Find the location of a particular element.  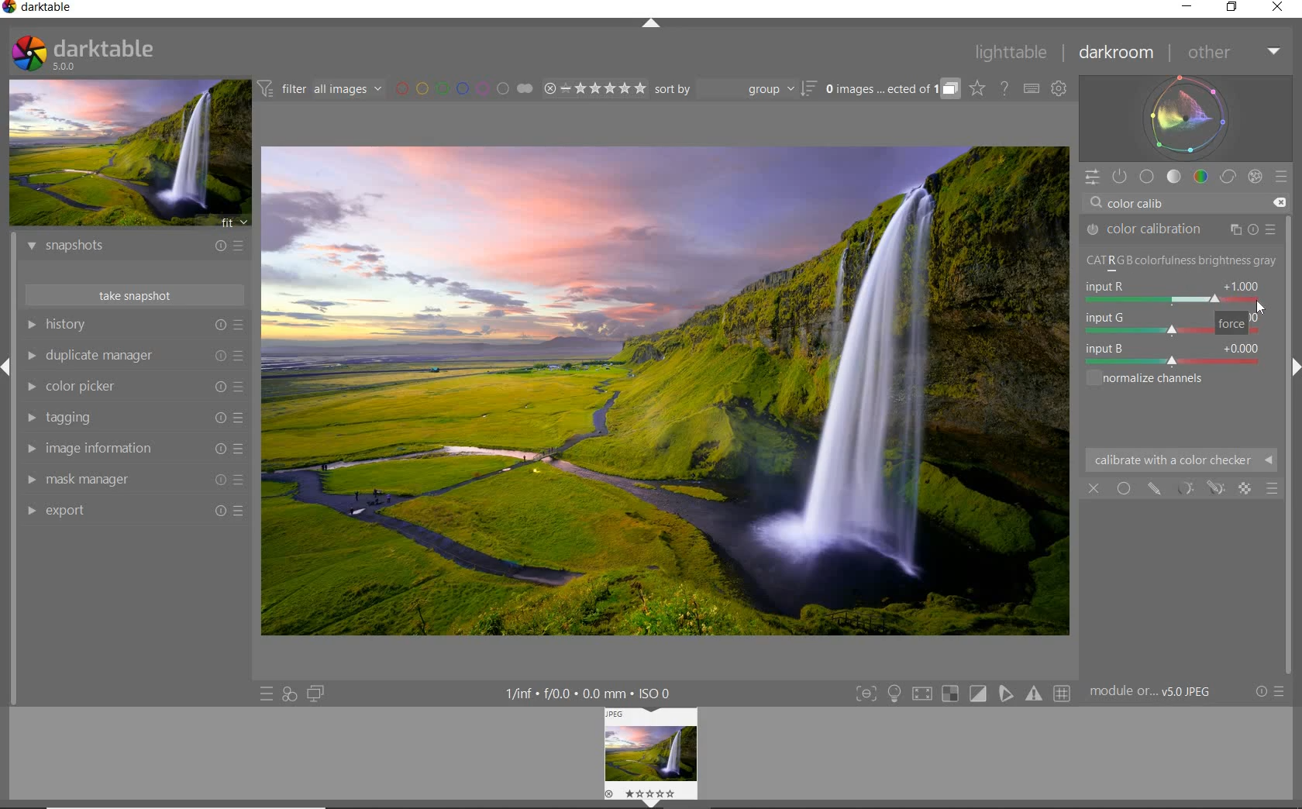

color picker is located at coordinates (133, 387).